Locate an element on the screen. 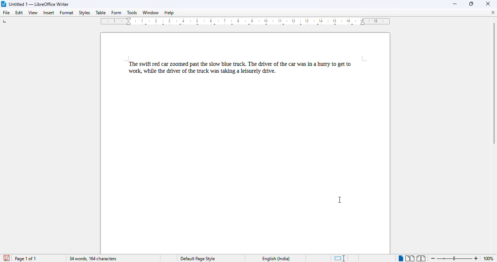  edit is located at coordinates (19, 12).